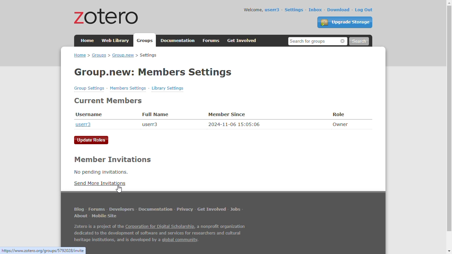 The image size is (452, 254). I want to click on forums, so click(211, 41).